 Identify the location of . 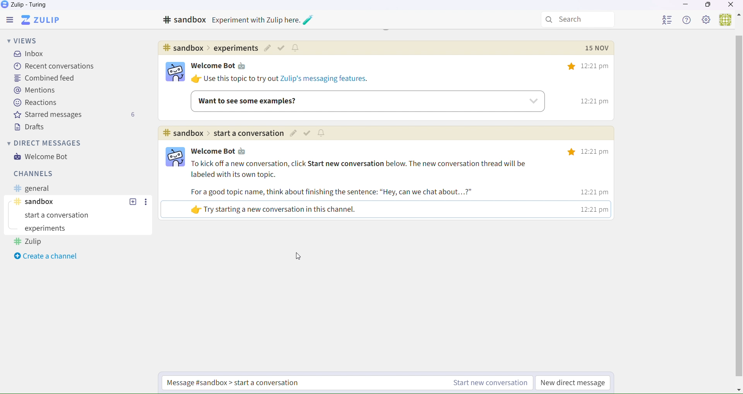
(282, 48).